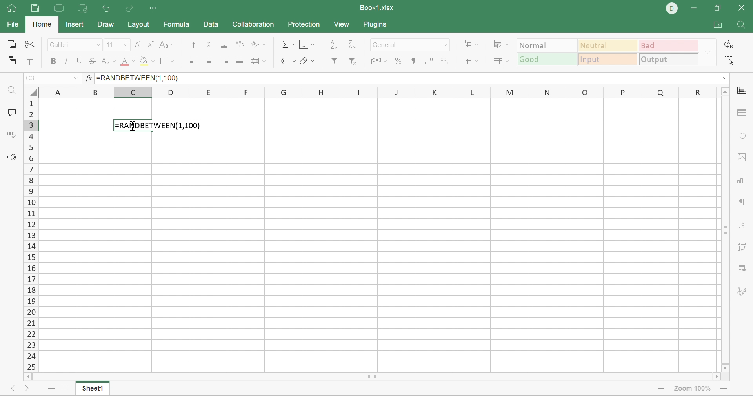  Describe the element at coordinates (607, 46) in the screenshot. I see `Neutral` at that location.